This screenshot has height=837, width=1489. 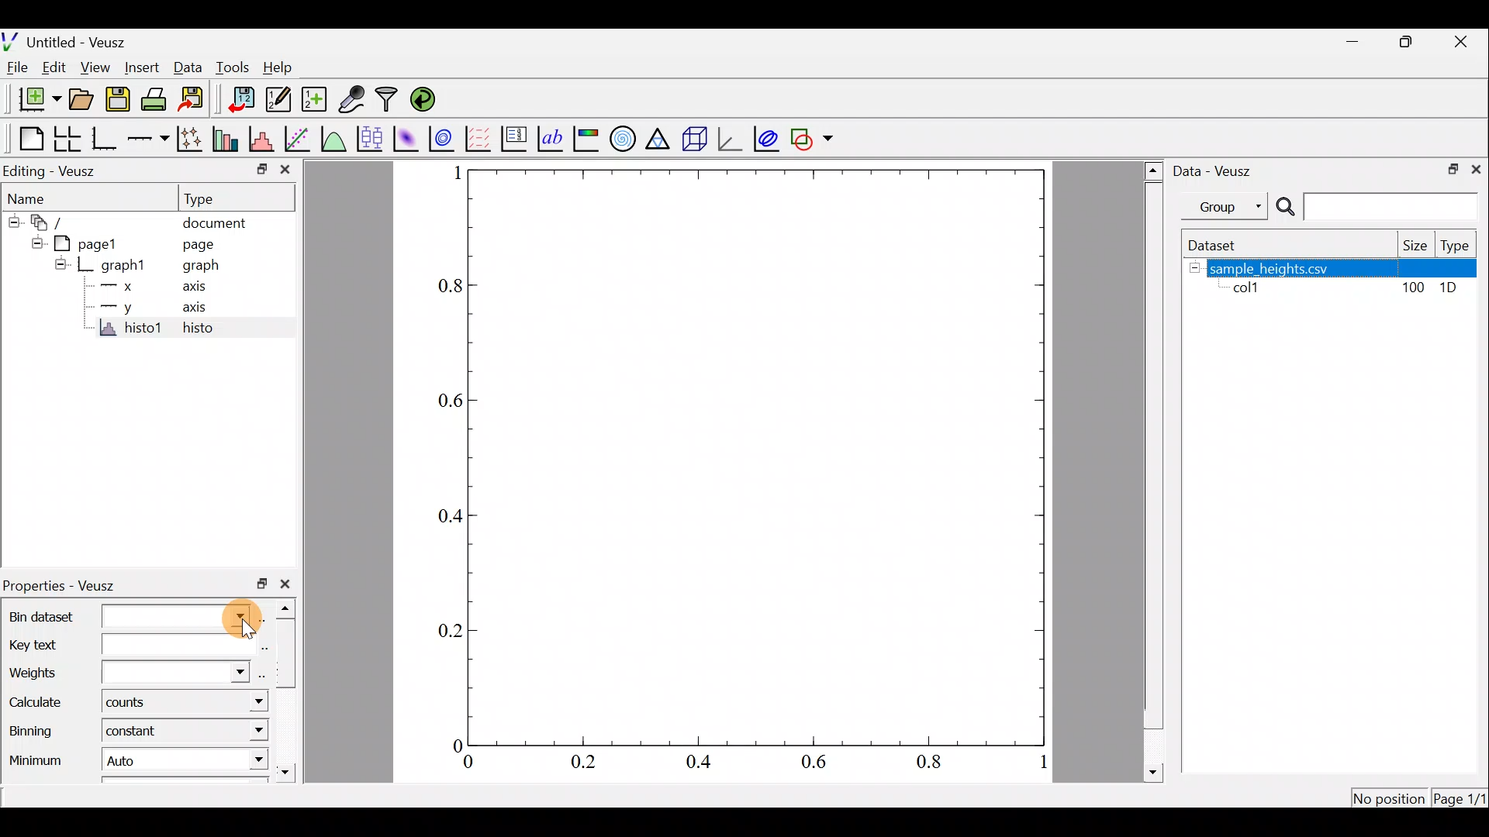 What do you see at coordinates (450, 742) in the screenshot?
I see `0` at bounding box center [450, 742].